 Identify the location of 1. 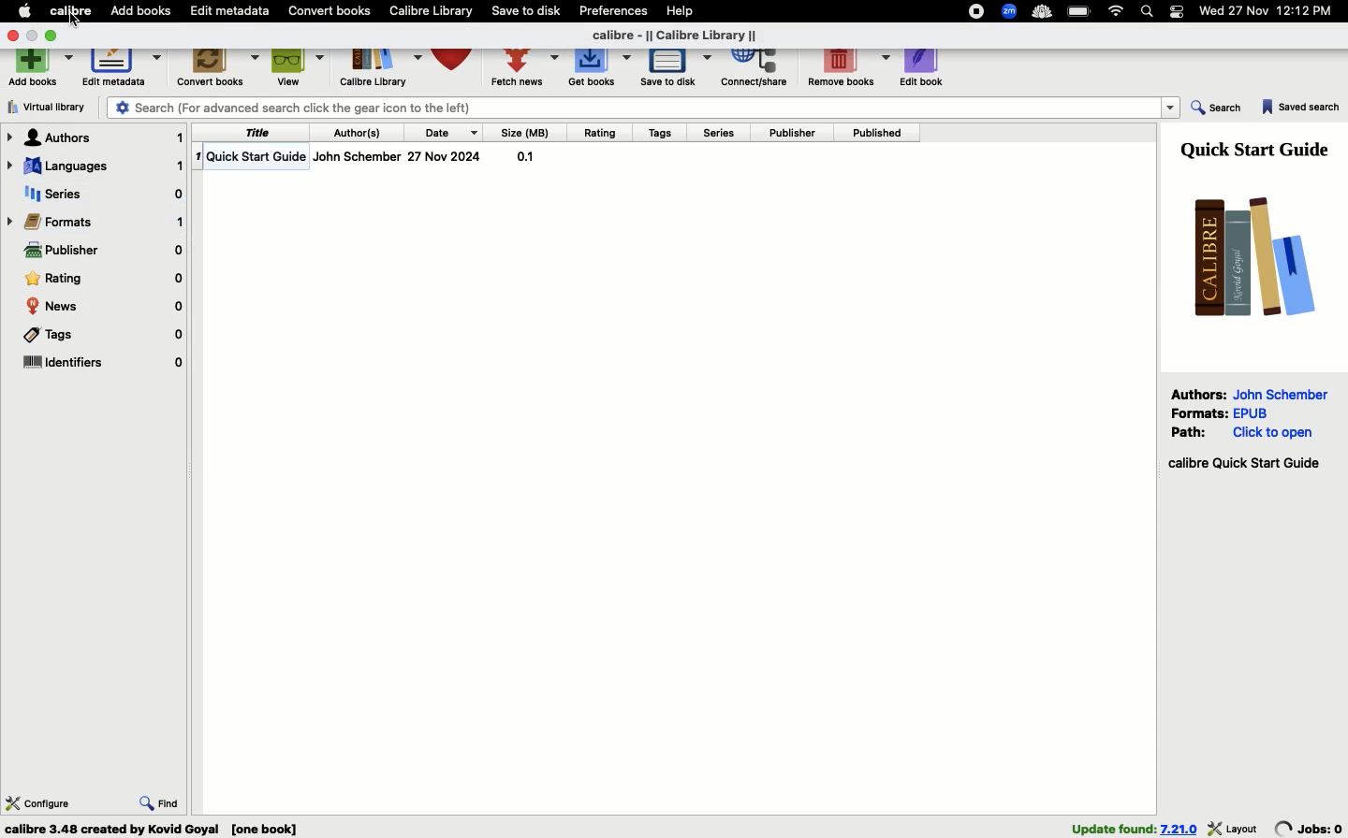
(198, 153).